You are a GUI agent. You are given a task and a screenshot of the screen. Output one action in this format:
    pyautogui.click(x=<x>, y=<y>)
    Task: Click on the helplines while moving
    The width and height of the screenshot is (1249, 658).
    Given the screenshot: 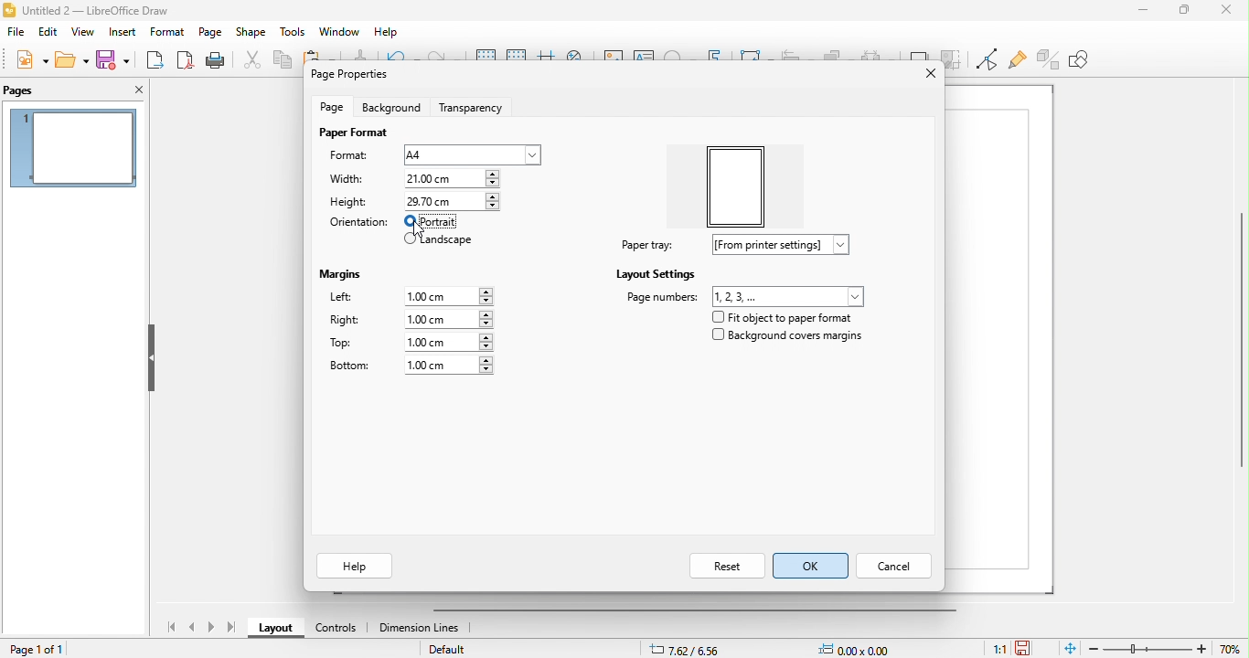 What is the action you would take?
    pyautogui.click(x=544, y=59)
    